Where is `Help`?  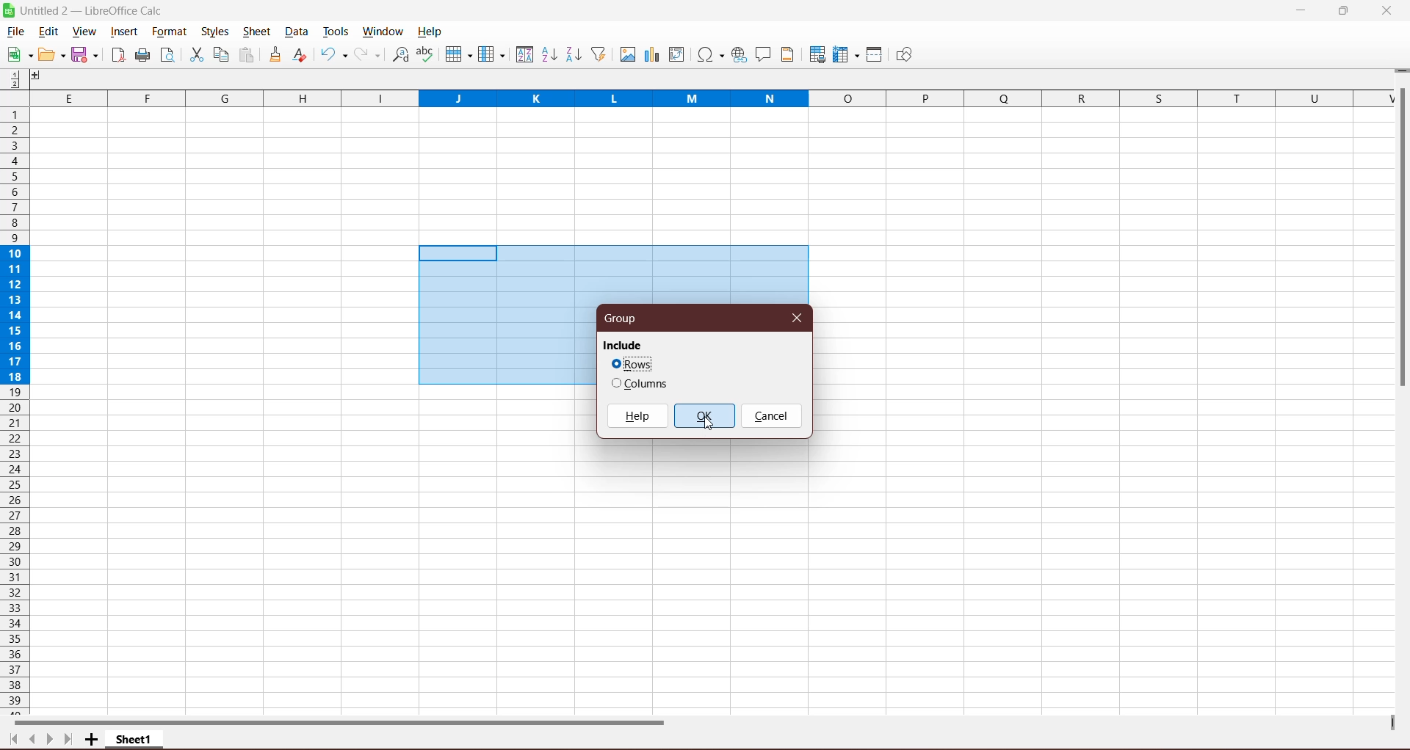
Help is located at coordinates (635, 415).